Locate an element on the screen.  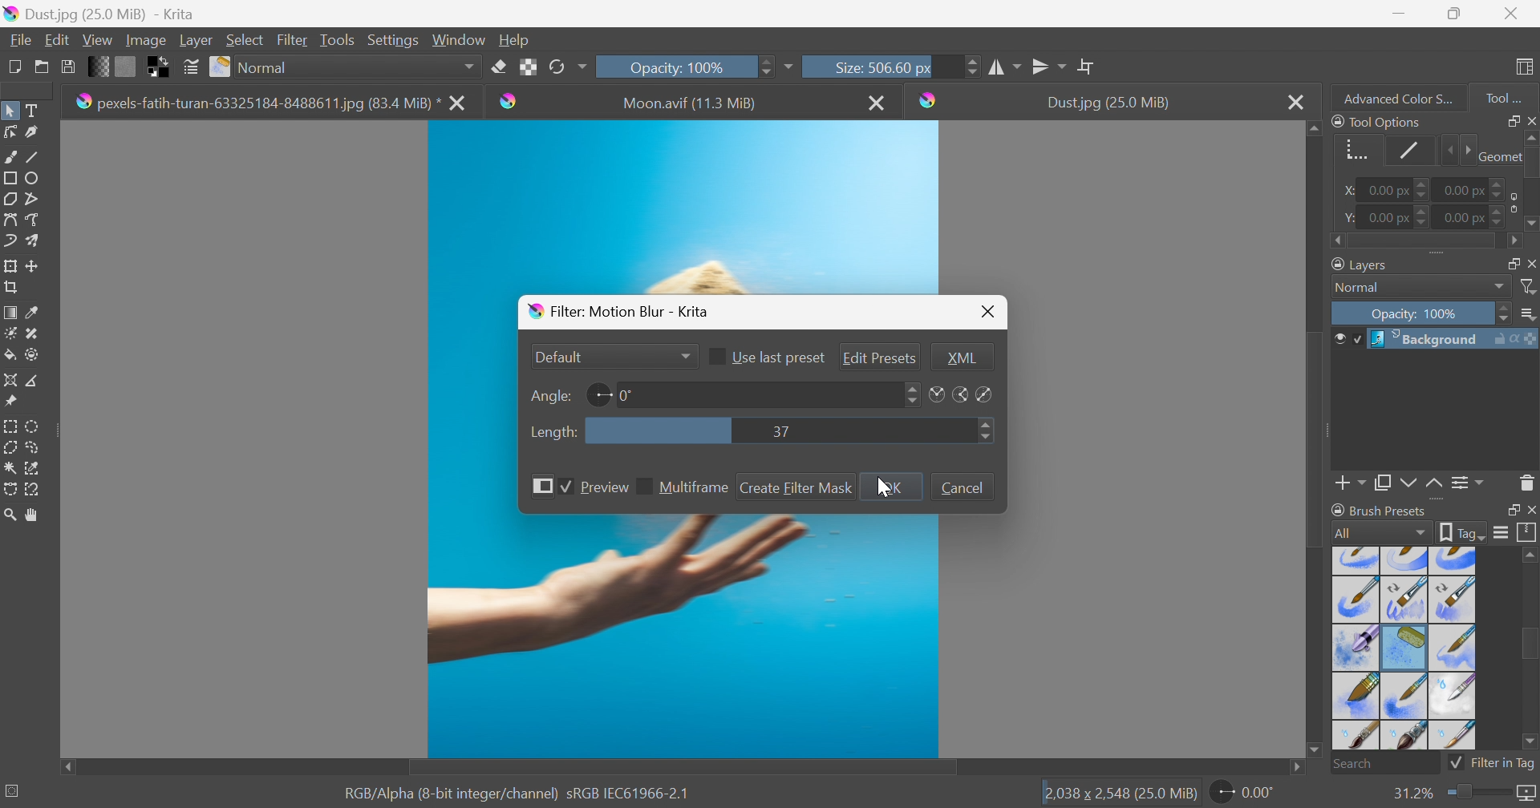
Checkbox is located at coordinates (563, 487).